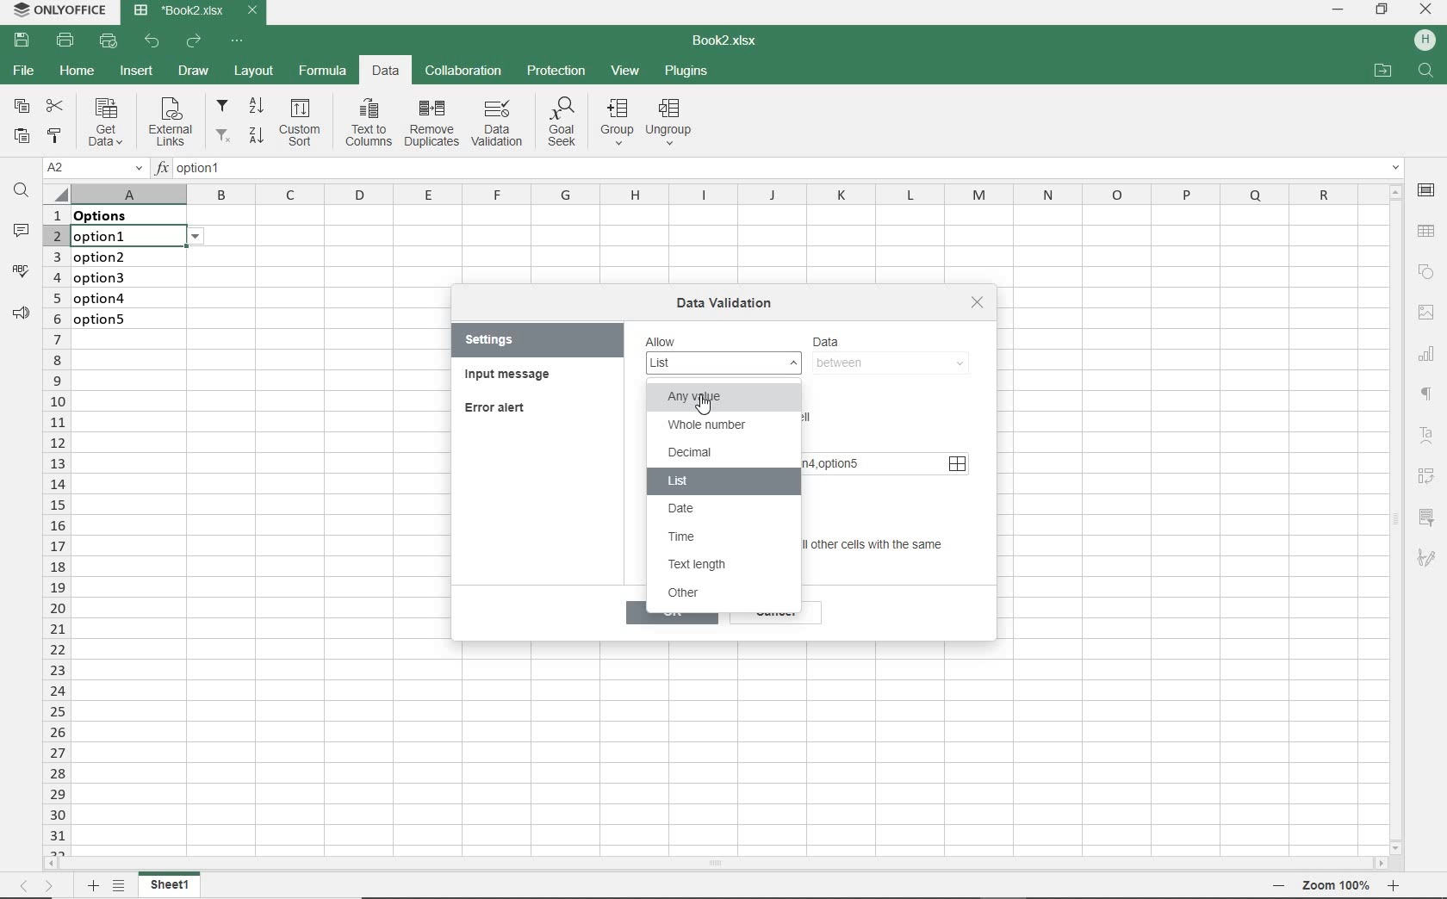 The image size is (1447, 899). I want to click on cancel, so click(778, 614).